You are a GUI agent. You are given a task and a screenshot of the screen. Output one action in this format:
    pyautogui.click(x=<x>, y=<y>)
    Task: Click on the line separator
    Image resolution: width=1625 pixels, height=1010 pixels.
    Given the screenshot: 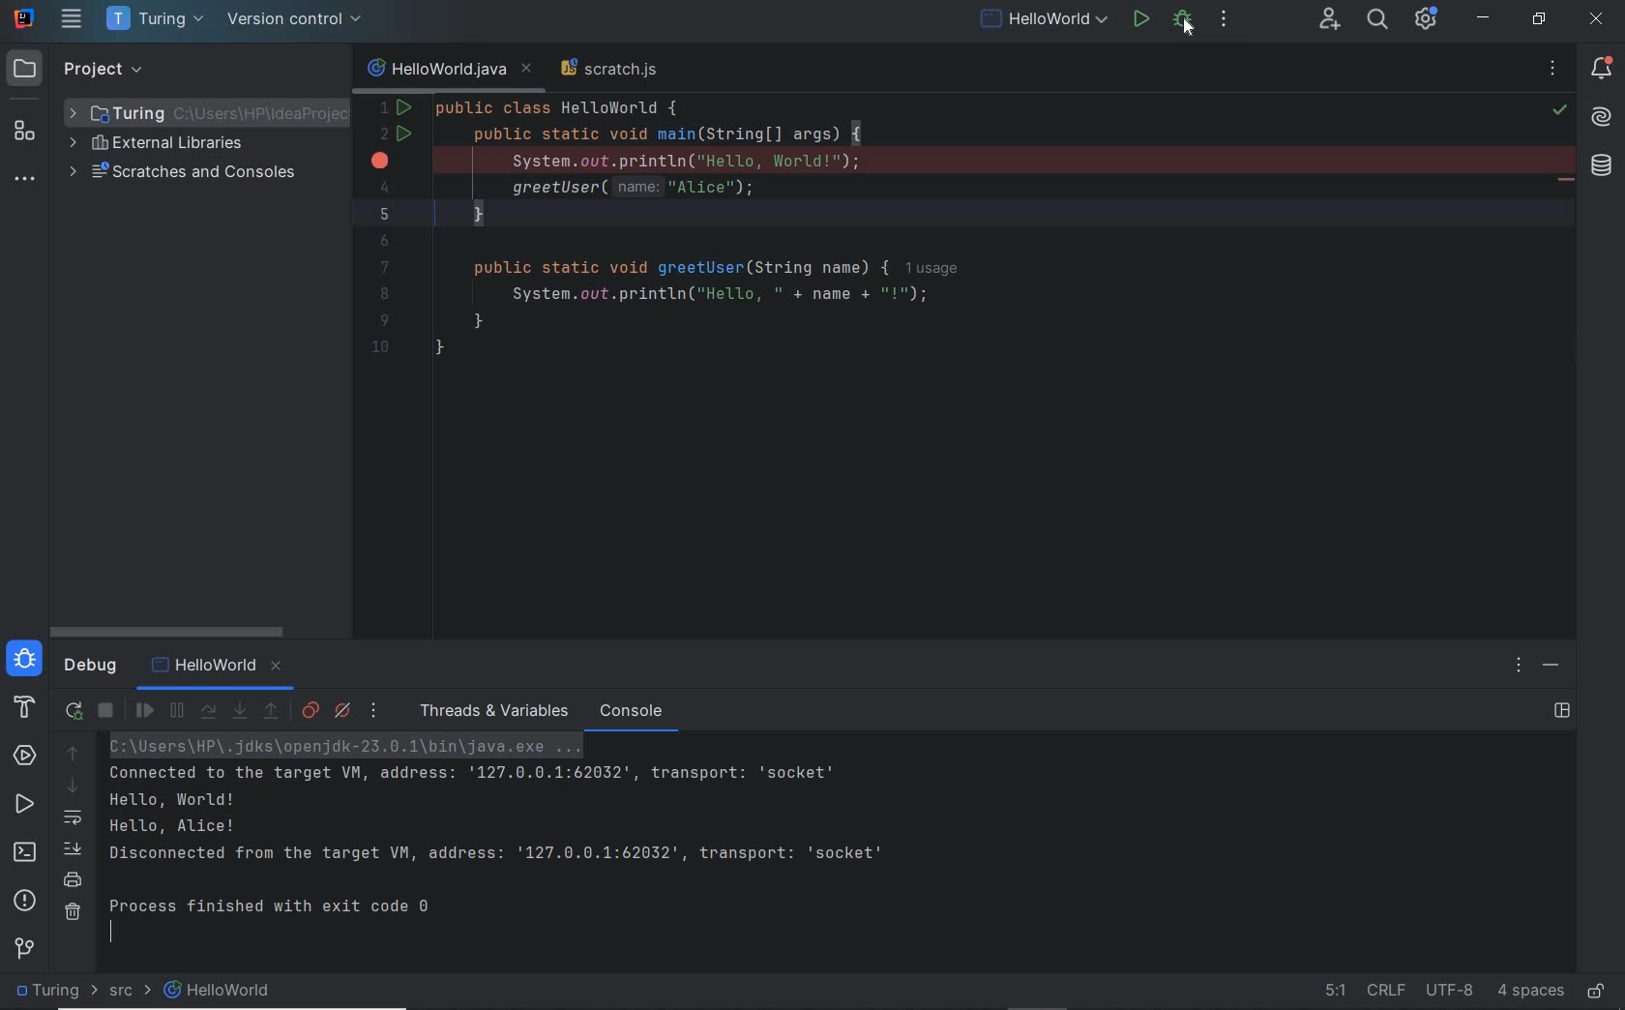 What is the action you would take?
    pyautogui.click(x=1386, y=992)
    